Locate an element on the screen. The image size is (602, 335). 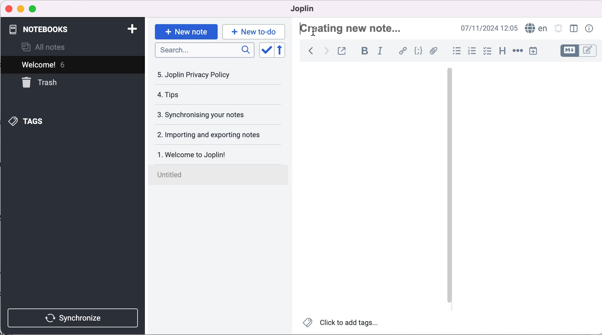
numbered list is located at coordinates (470, 51).